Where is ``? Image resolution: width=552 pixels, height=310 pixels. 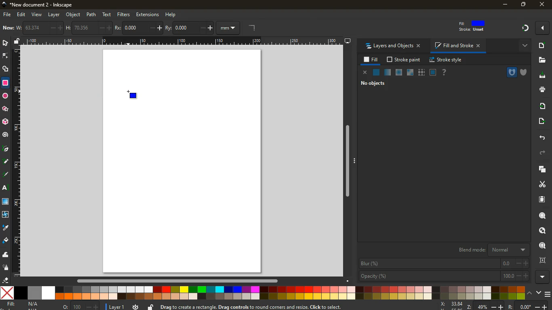
 is located at coordinates (346, 161).